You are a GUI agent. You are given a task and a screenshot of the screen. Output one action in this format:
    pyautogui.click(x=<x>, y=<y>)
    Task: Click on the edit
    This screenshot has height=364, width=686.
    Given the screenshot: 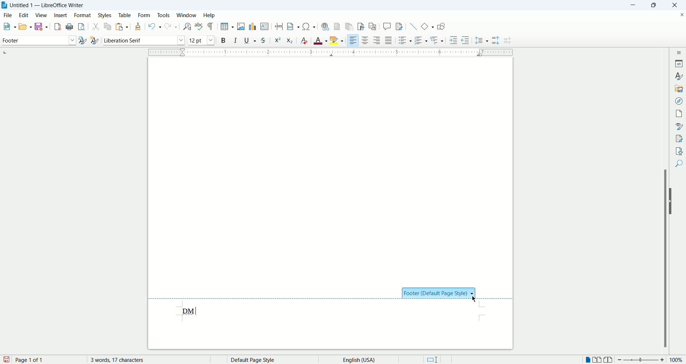 What is the action you would take?
    pyautogui.click(x=25, y=15)
    